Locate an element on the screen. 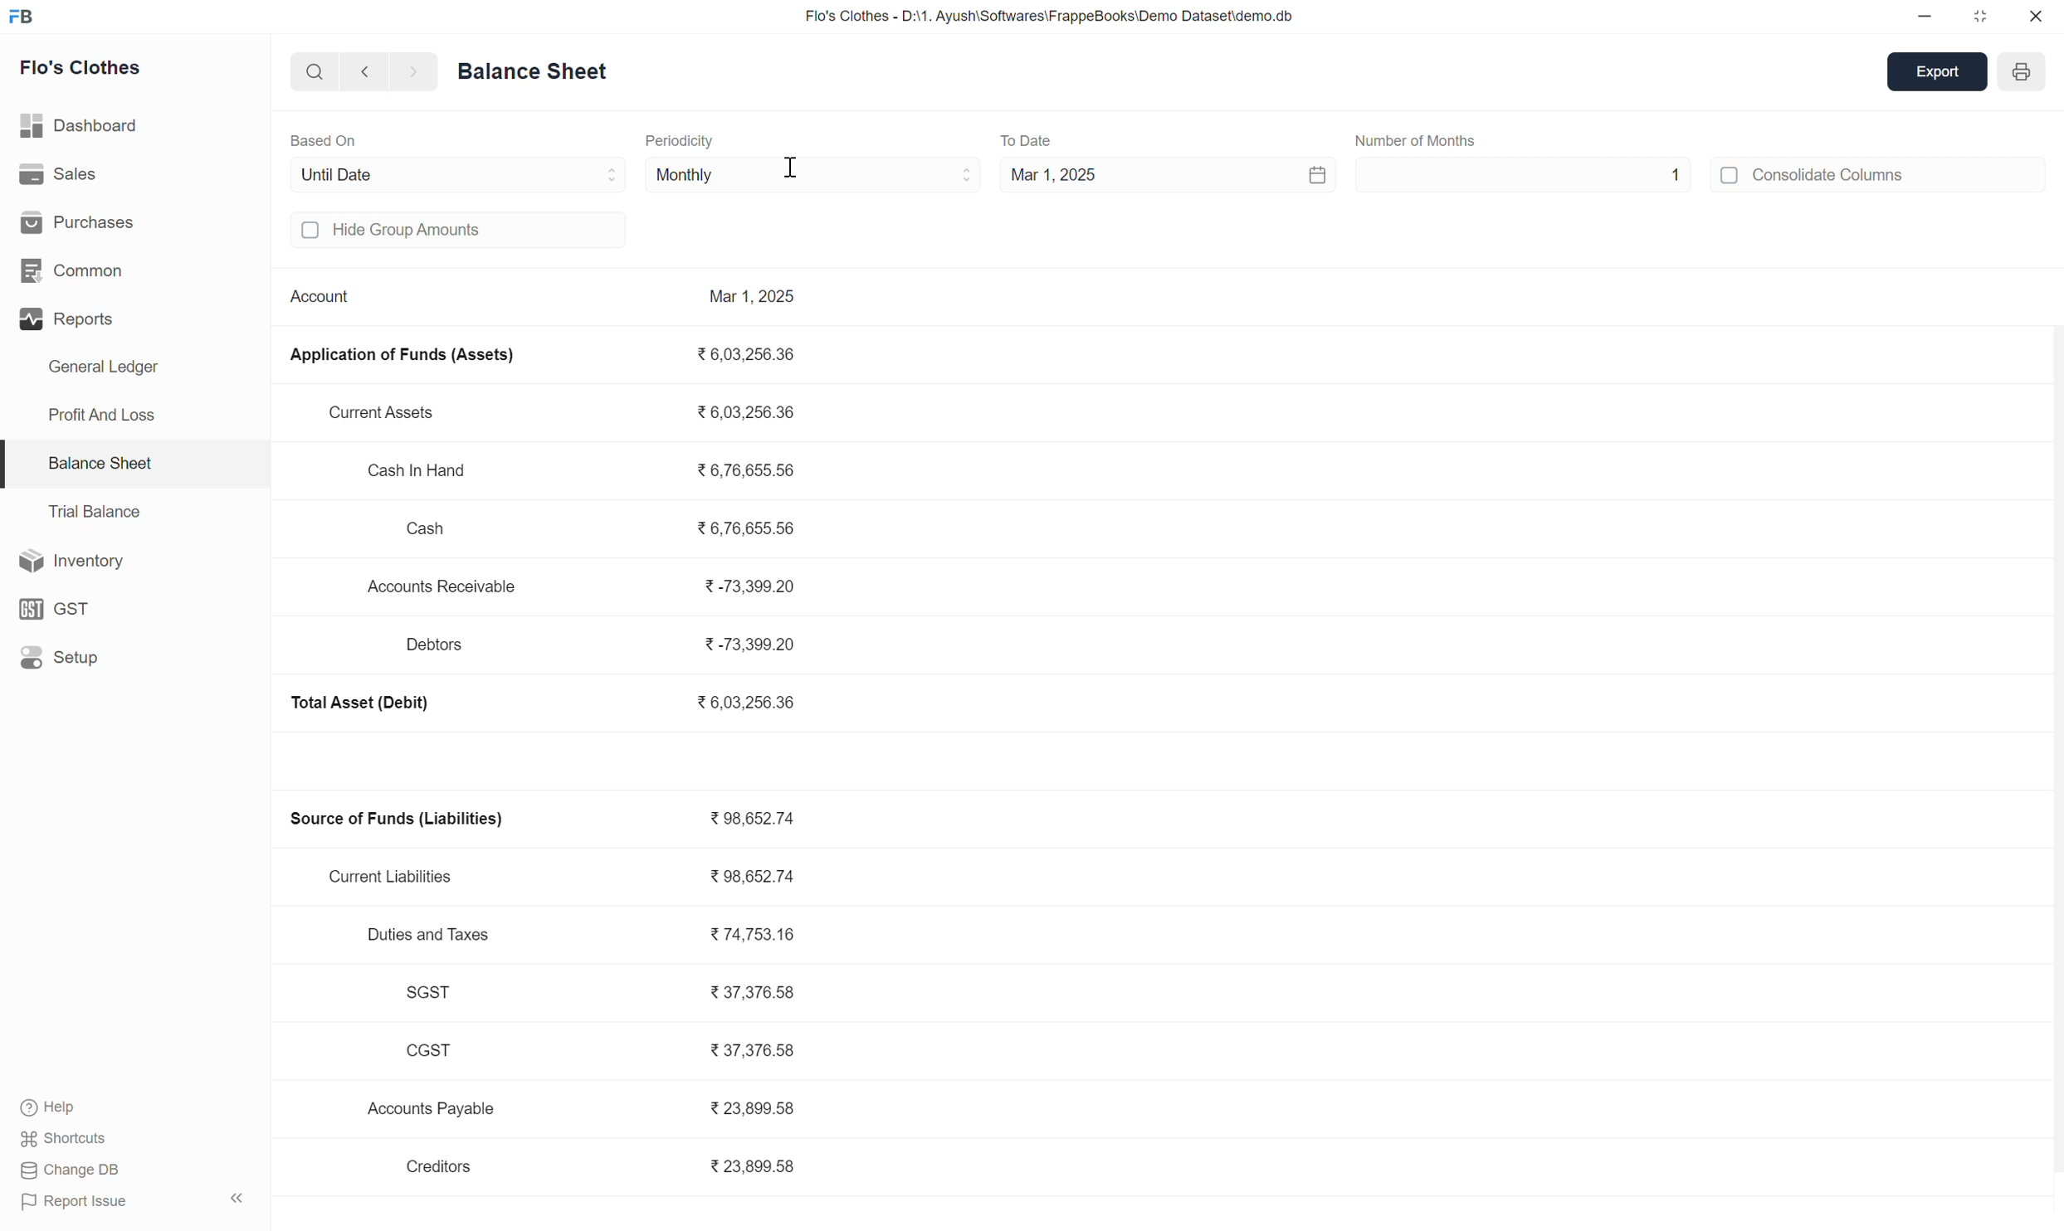 The width and height of the screenshot is (2064, 1231). Report Issue is located at coordinates (69, 1202).